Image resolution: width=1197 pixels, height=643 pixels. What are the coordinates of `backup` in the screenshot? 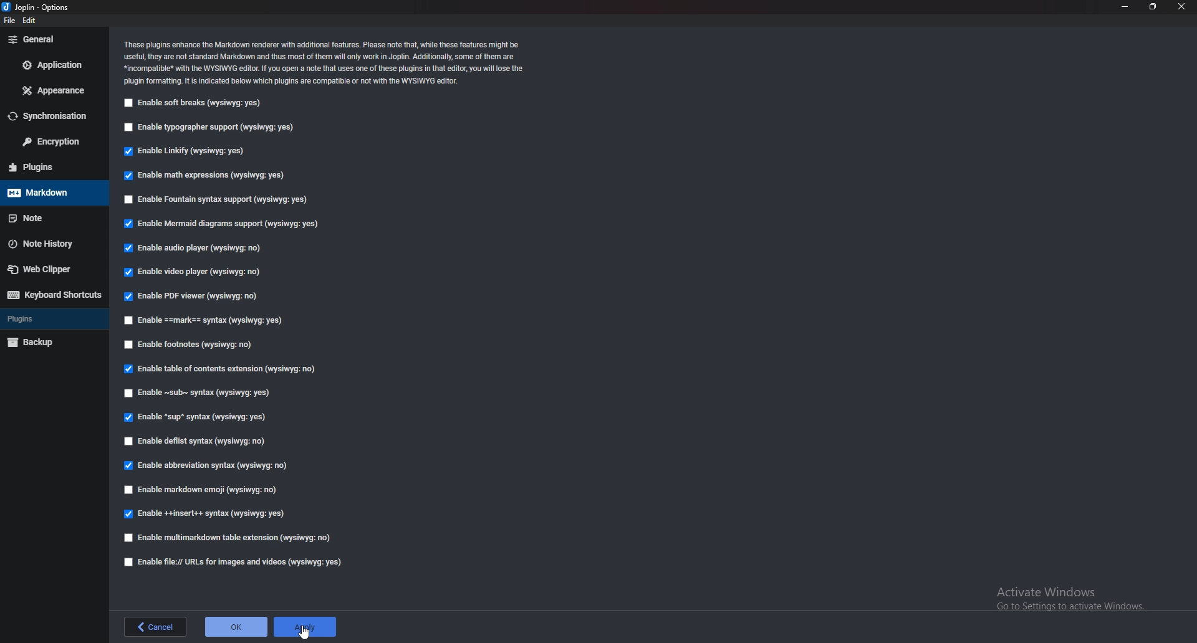 It's located at (51, 341).